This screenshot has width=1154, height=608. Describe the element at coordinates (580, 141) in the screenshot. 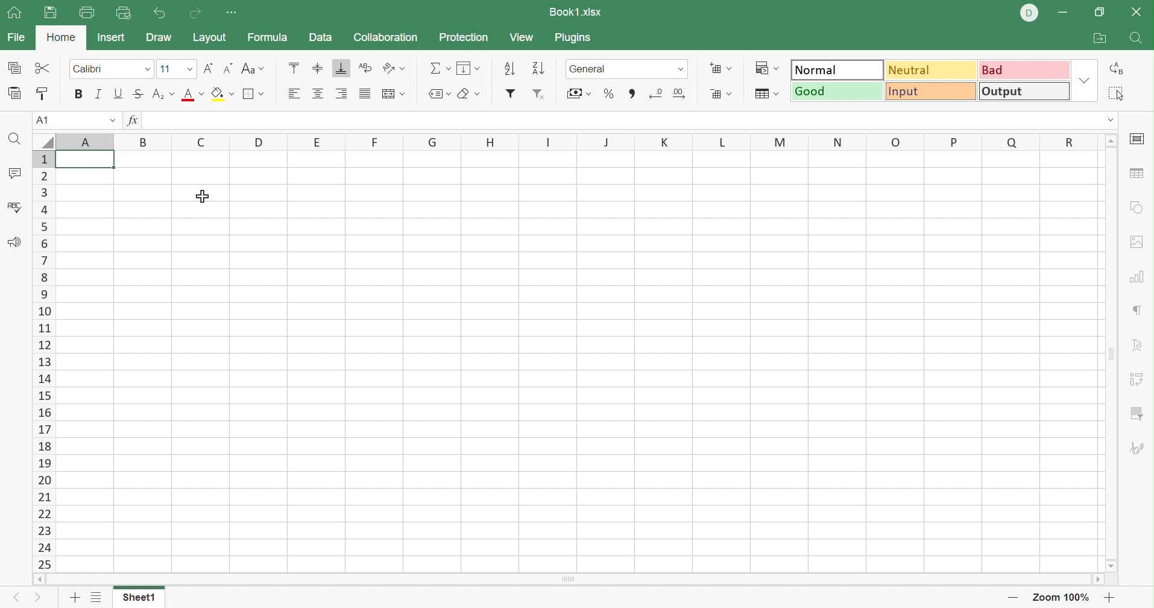

I see `Column names` at that location.